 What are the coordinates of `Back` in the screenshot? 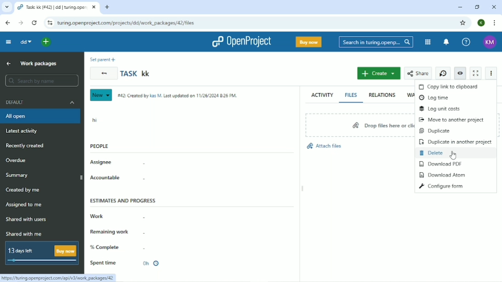 It's located at (7, 23).